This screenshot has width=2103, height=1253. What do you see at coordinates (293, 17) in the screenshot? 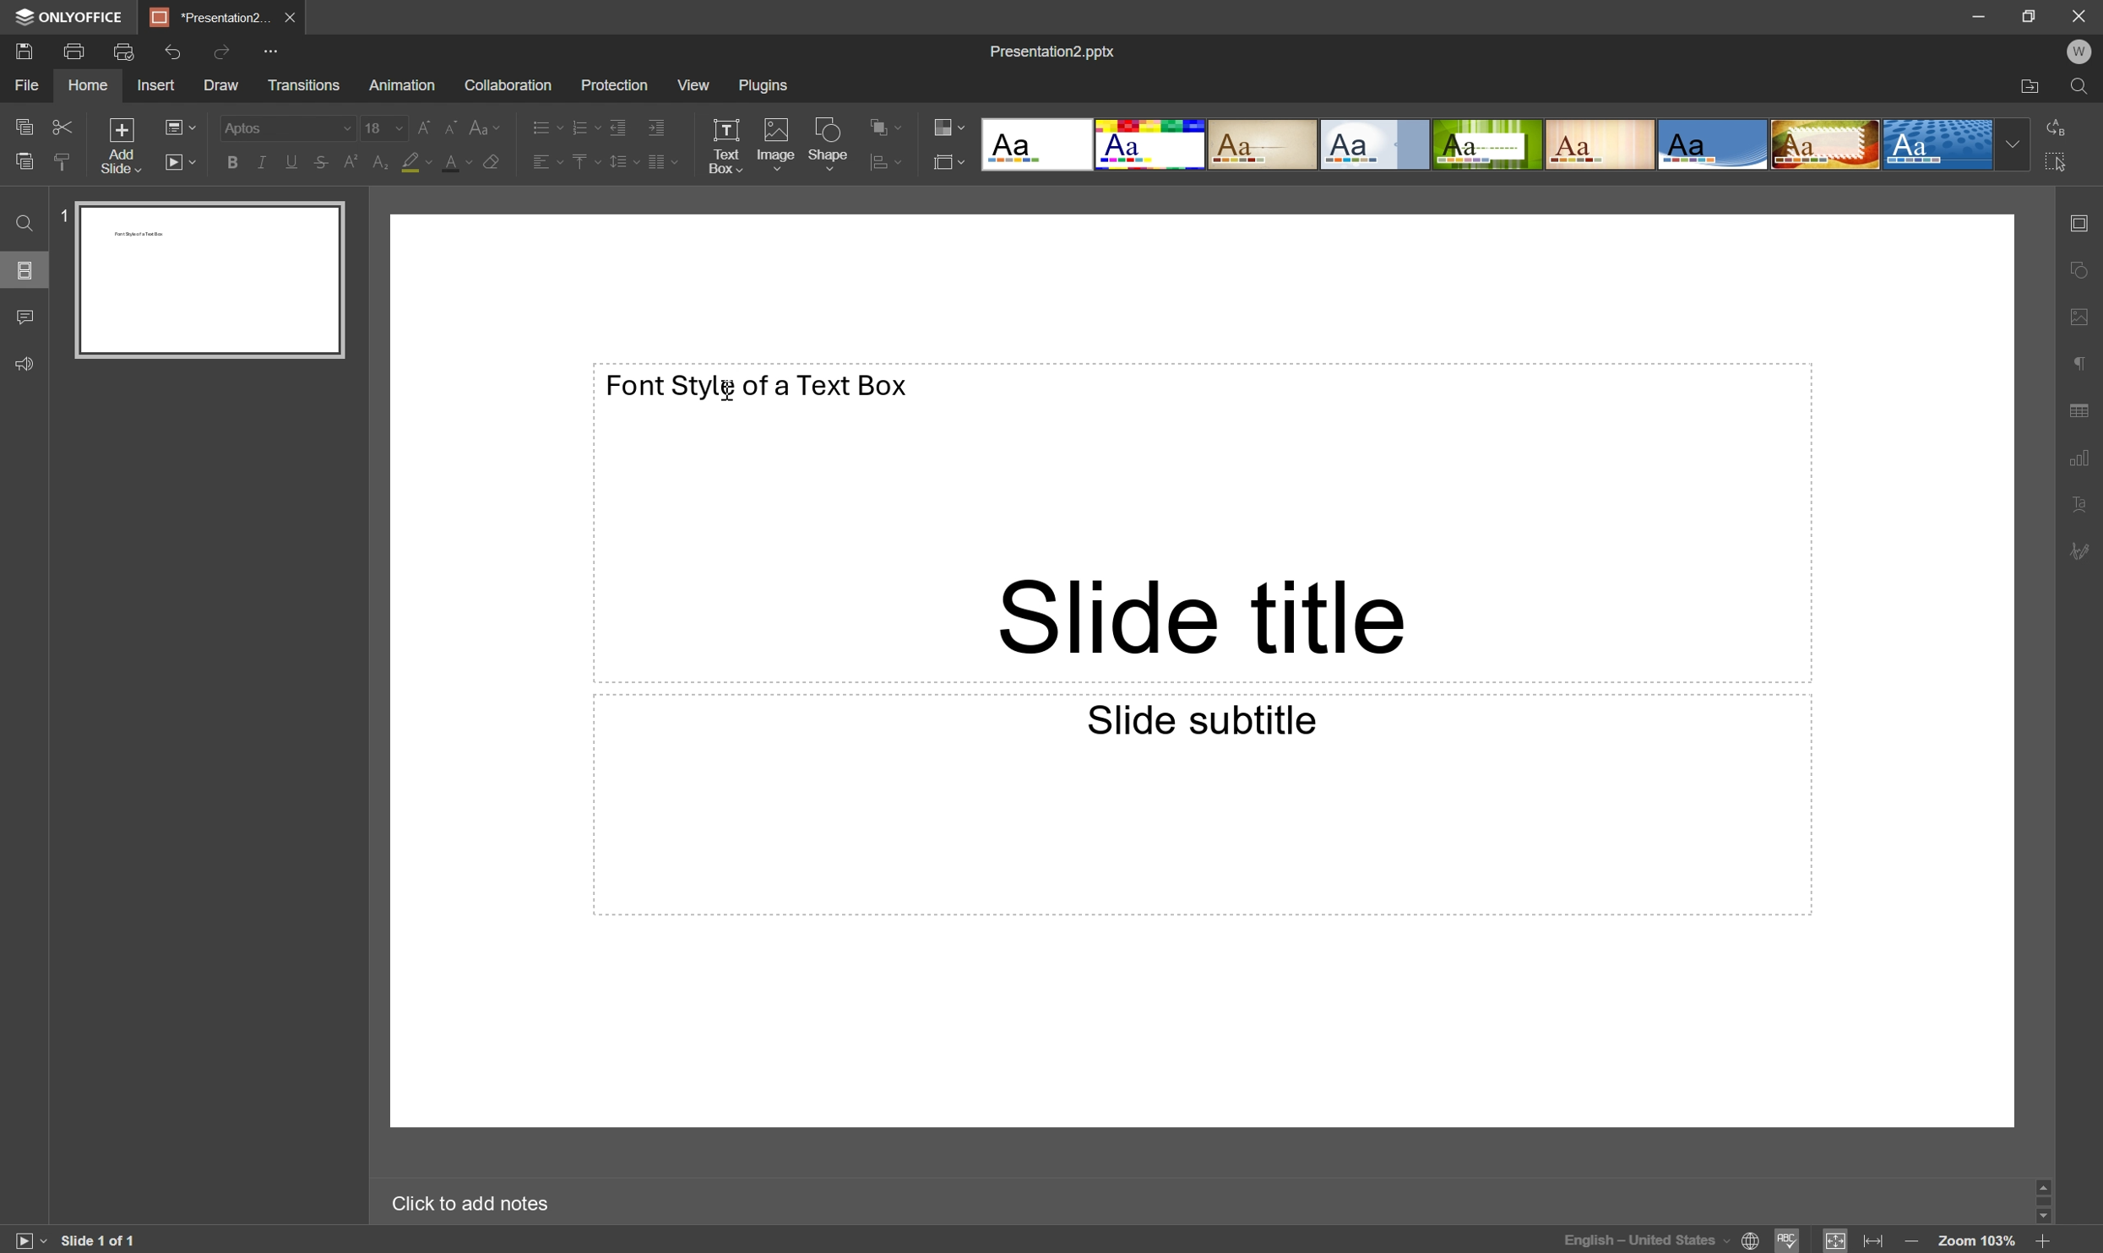
I see `Close` at bounding box center [293, 17].